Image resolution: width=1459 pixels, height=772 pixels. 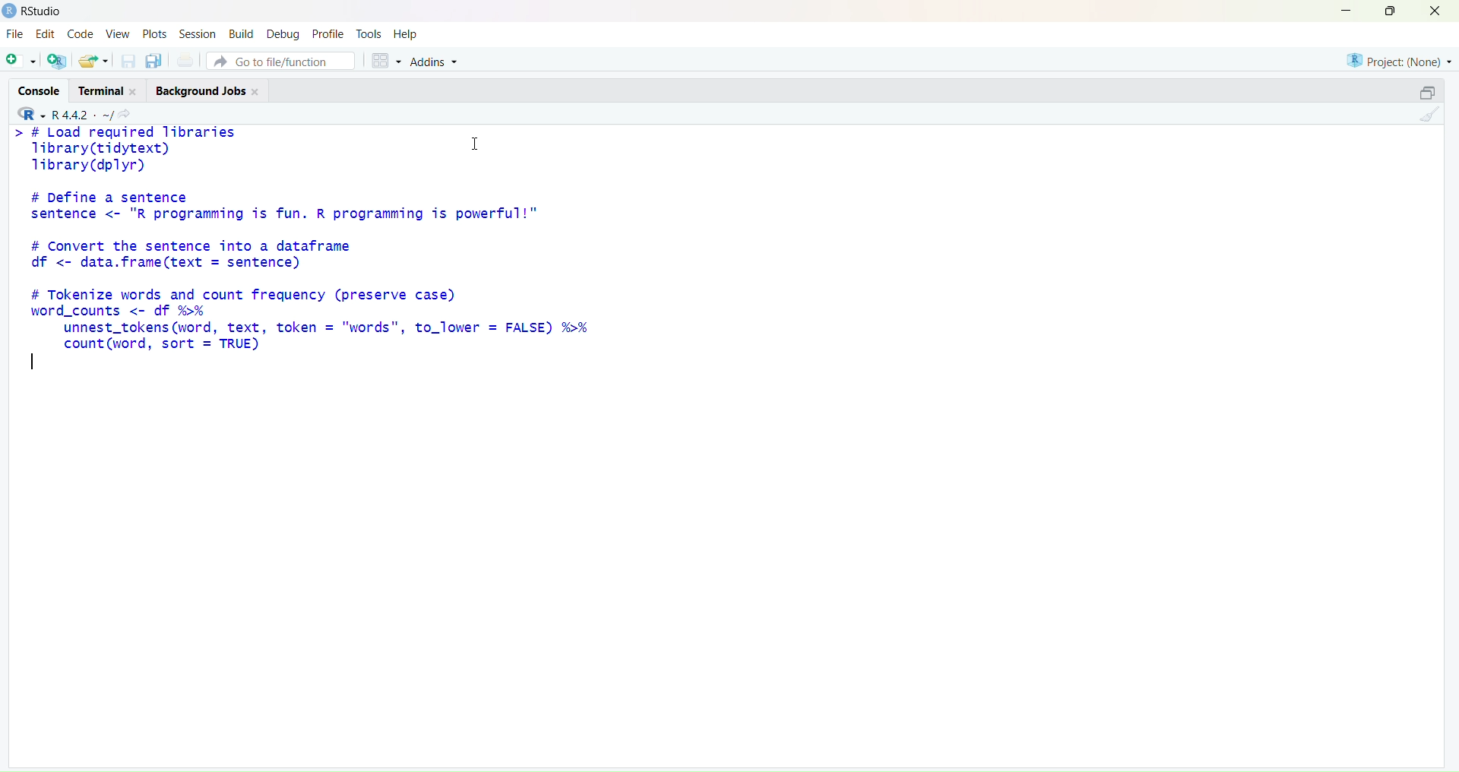 What do you see at coordinates (328, 35) in the screenshot?
I see `profile` at bounding box center [328, 35].